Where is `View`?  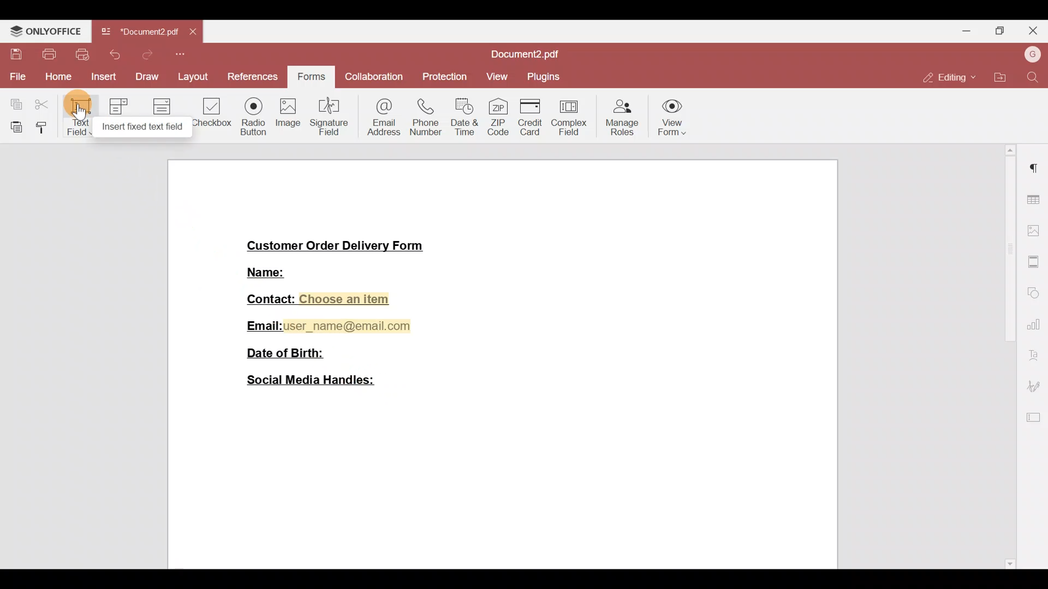 View is located at coordinates (496, 79).